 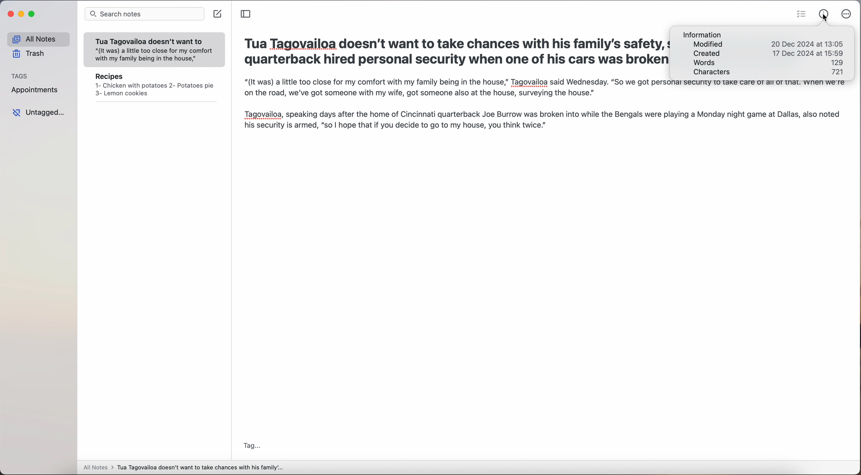 What do you see at coordinates (763, 53) in the screenshot?
I see `Information
Modified 20 Dec 2024 at 13:05
Created 17 Dec 2024 at 15:59
Words 129
Characters 721` at bounding box center [763, 53].